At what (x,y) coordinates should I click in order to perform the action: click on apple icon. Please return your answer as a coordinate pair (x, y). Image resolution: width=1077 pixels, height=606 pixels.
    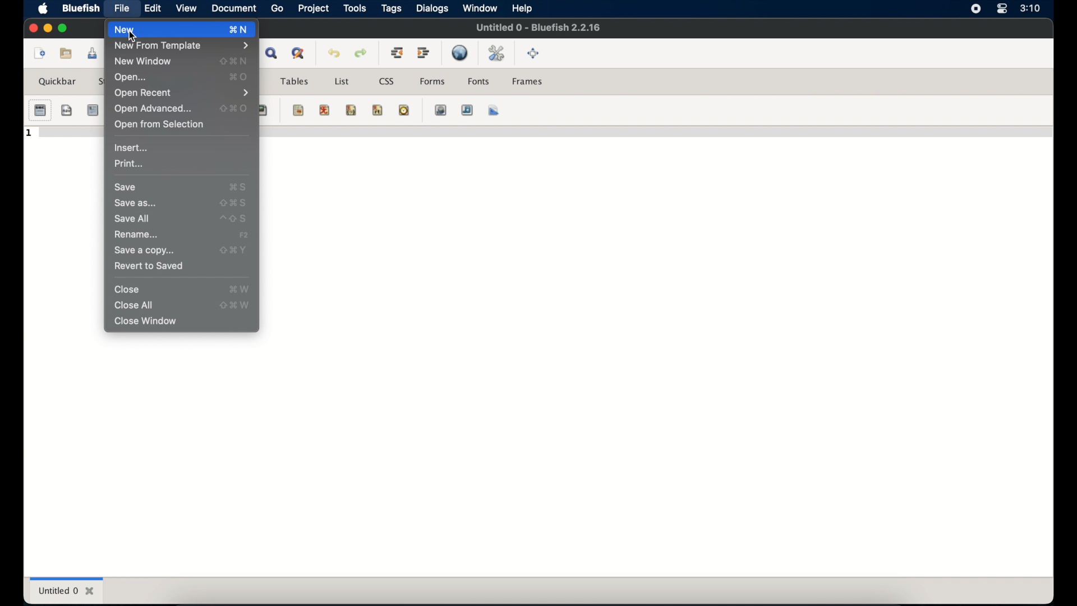
    Looking at the image, I should click on (43, 10).